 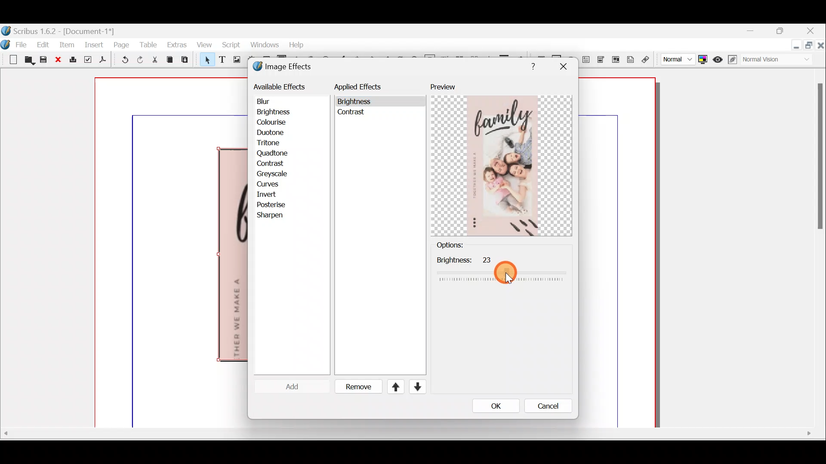 What do you see at coordinates (272, 101) in the screenshot?
I see `Blur` at bounding box center [272, 101].